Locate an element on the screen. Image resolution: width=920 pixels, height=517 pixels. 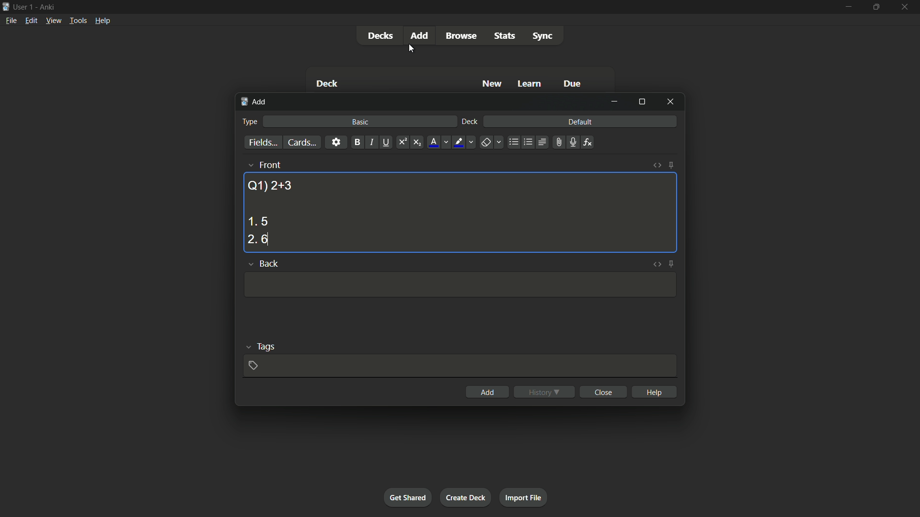
edit menu is located at coordinates (32, 20).